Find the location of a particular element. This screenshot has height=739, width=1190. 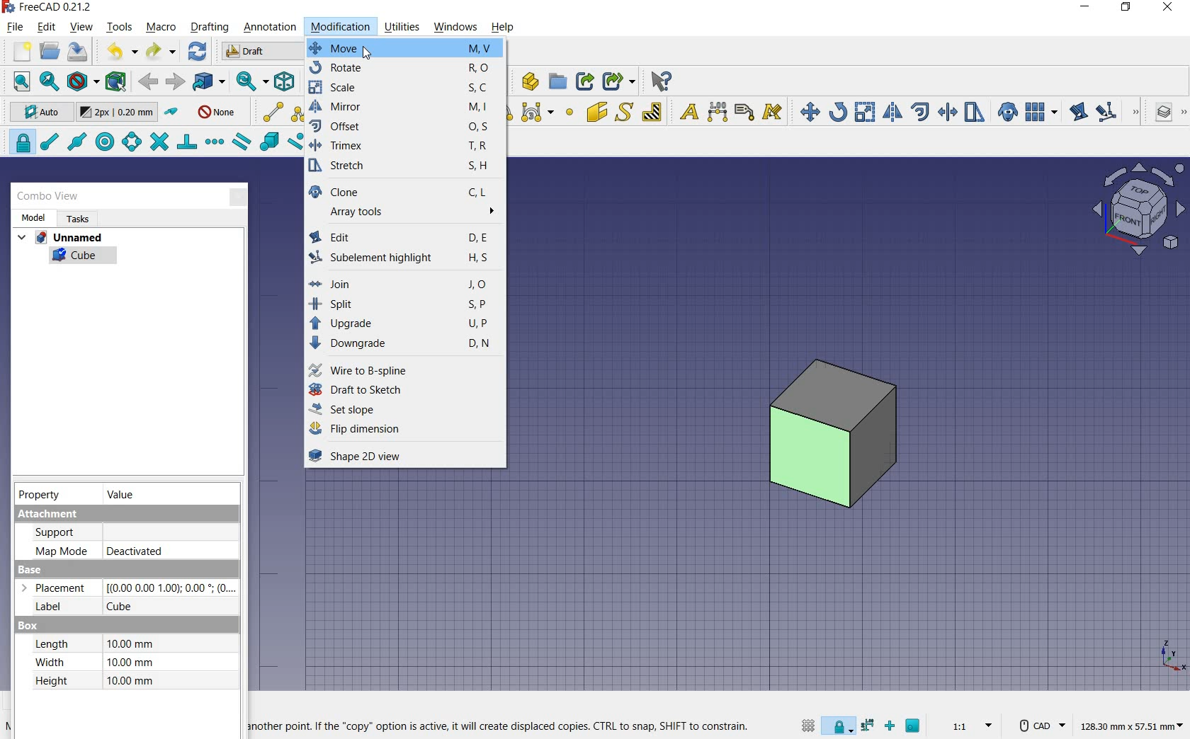

annotation styles is located at coordinates (773, 113).